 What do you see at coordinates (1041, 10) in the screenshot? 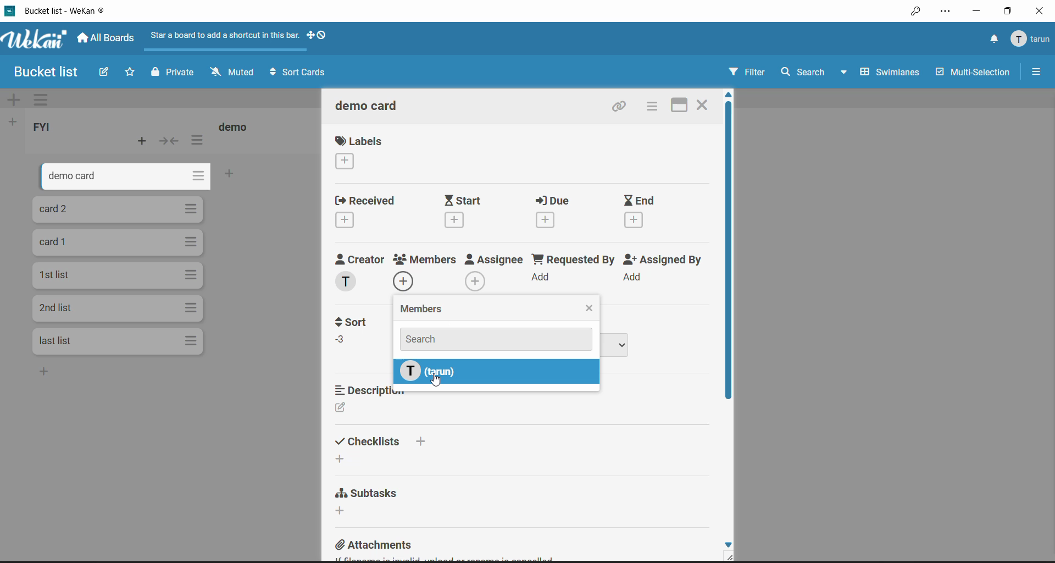
I see `close` at bounding box center [1041, 10].